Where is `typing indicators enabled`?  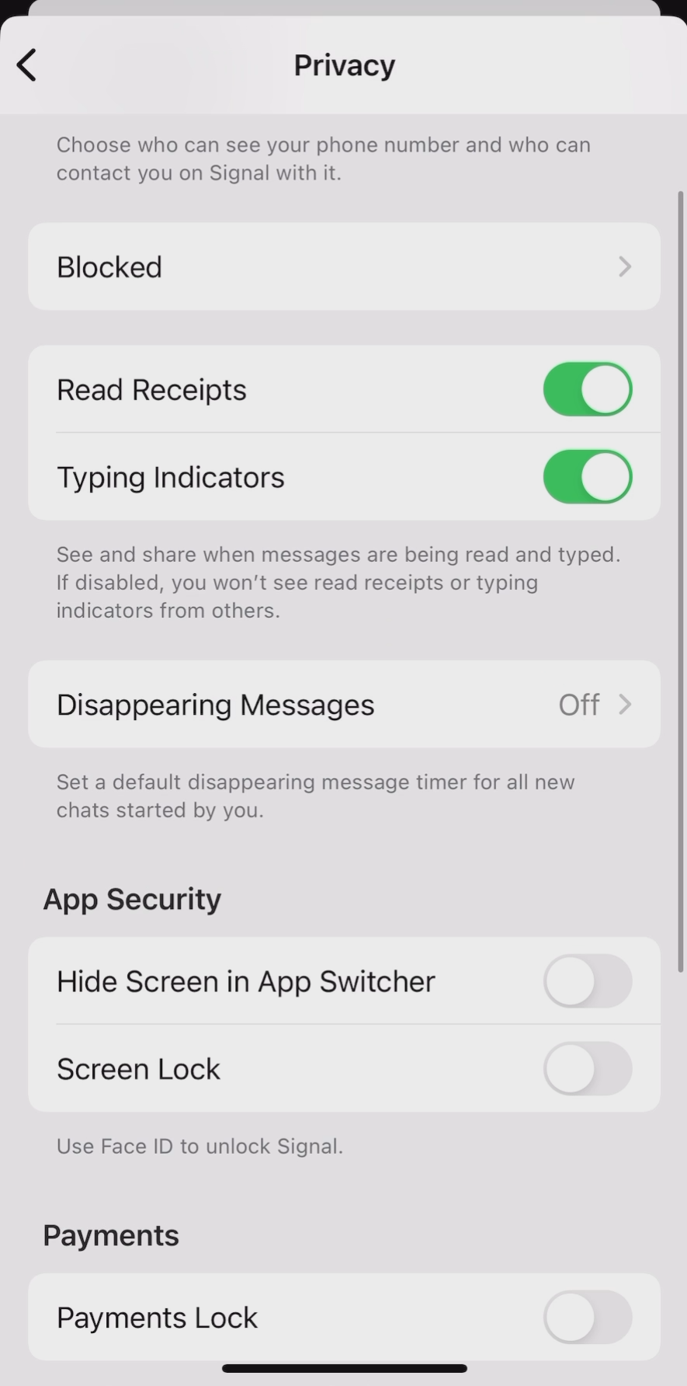 typing indicators enabled is located at coordinates (345, 473).